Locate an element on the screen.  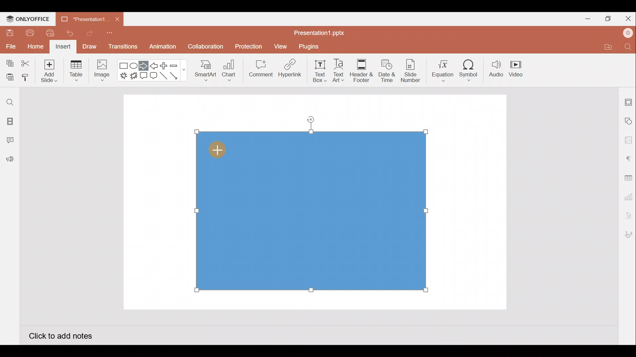
Plugins is located at coordinates (313, 46).